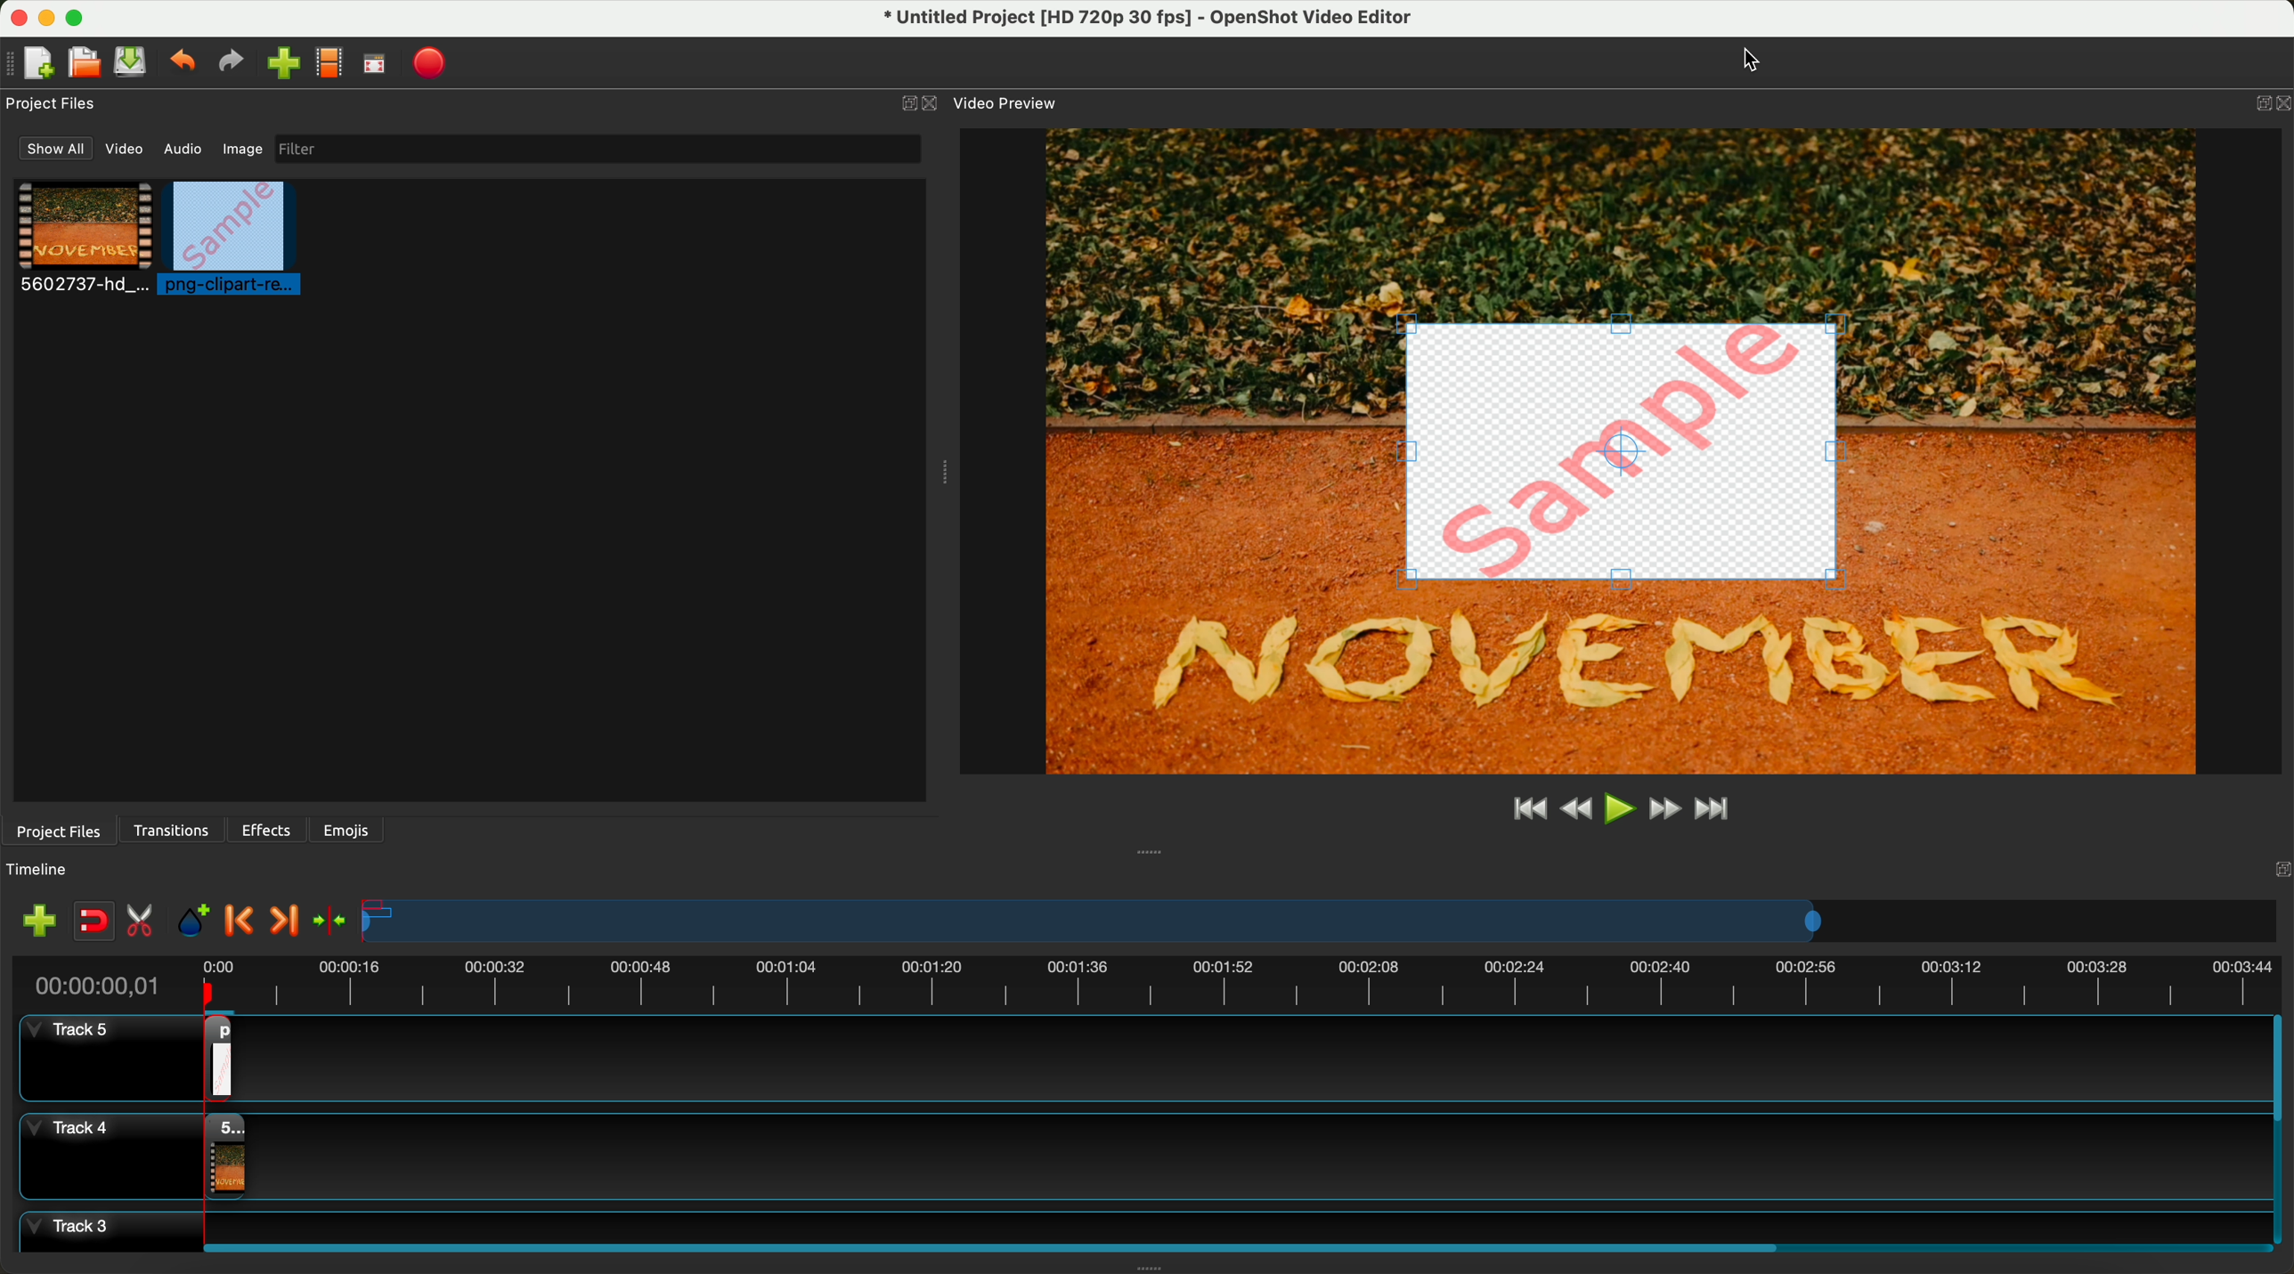 The width and height of the screenshot is (2294, 1274). What do you see at coordinates (1620, 807) in the screenshot?
I see `play` at bounding box center [1620, 807].